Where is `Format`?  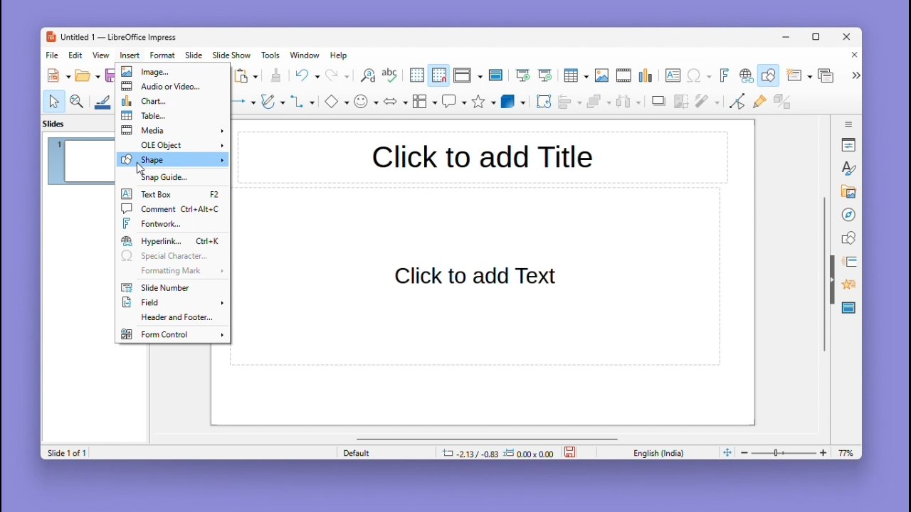
Format is located at coordinates (163, 55).